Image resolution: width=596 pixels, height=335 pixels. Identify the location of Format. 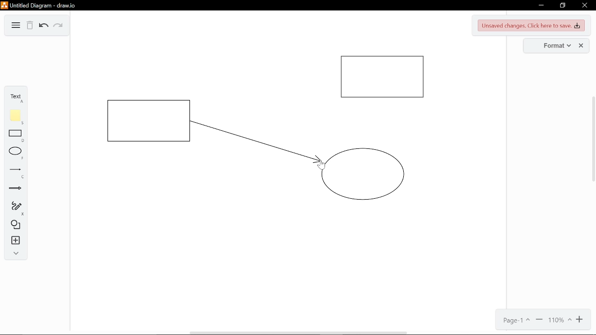
(549, 45).